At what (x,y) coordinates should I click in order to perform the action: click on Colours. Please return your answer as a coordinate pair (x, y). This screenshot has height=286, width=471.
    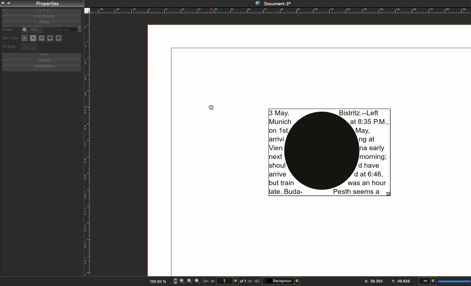
    Looking at the image, I should click on (45, 61).